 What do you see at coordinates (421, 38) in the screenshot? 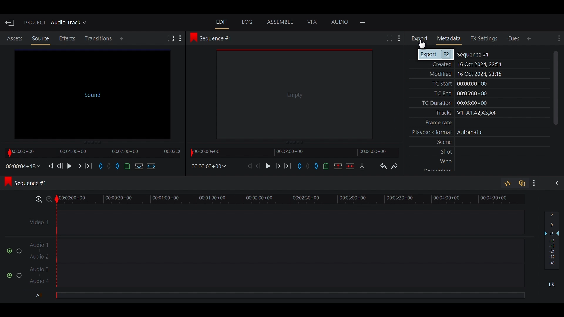
I see `Export` at bounding box center [421, 38].